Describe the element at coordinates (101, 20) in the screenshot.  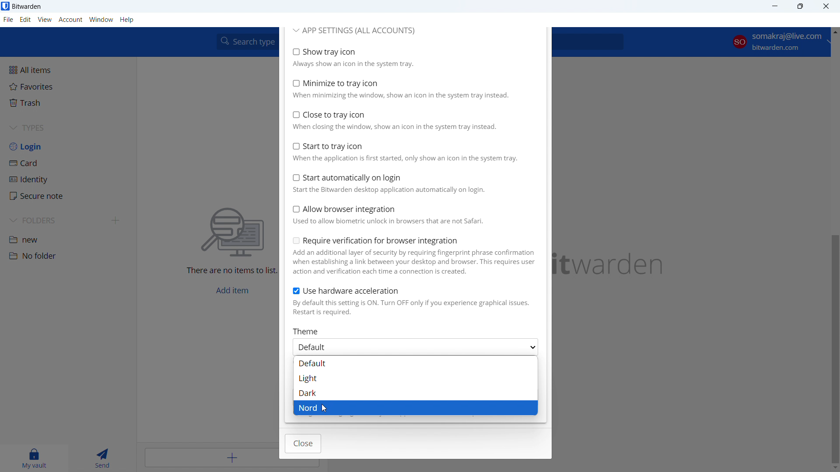
I see `window` at that location.